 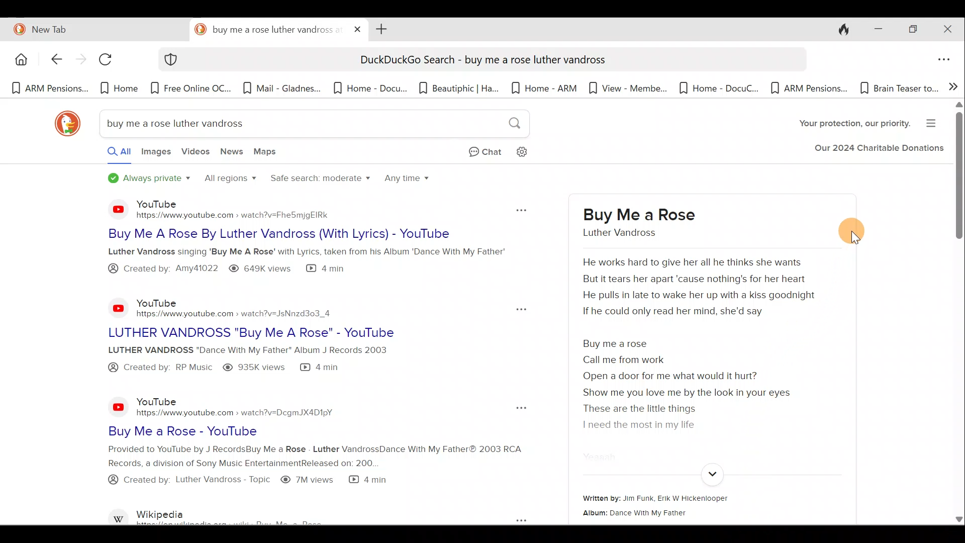 I want to click on He works hard to give her all he thinks she wants
But it tears her apart 'cause nothing's for her heart
He pulls in late to wake her up with a kiss goodnight
If he could only read her mind, she'd say, so click(x=704, y=289).